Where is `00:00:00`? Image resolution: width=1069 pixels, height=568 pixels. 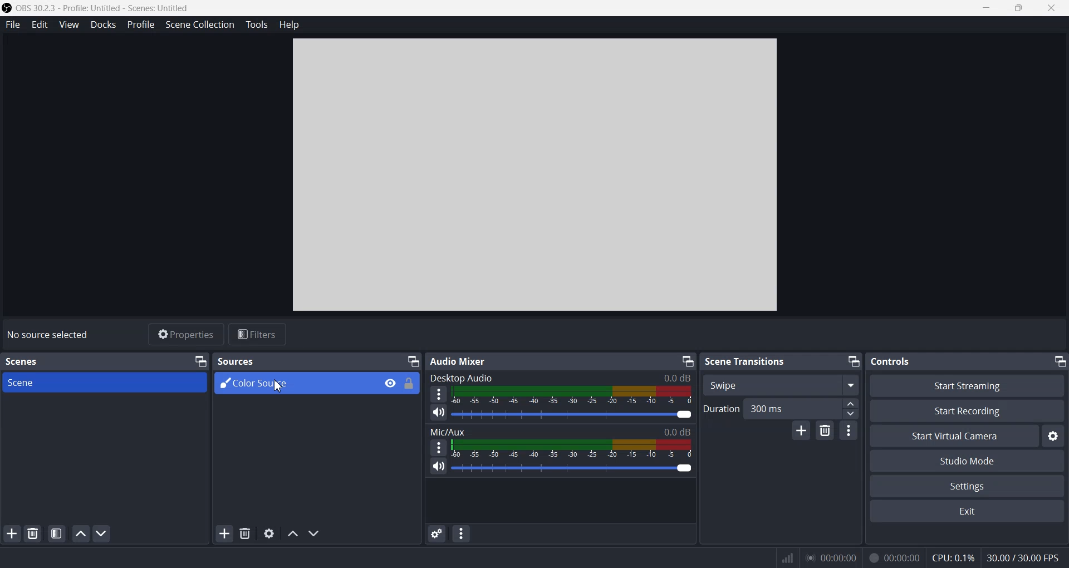 00:00:00 is located at coordinates (893, 556).